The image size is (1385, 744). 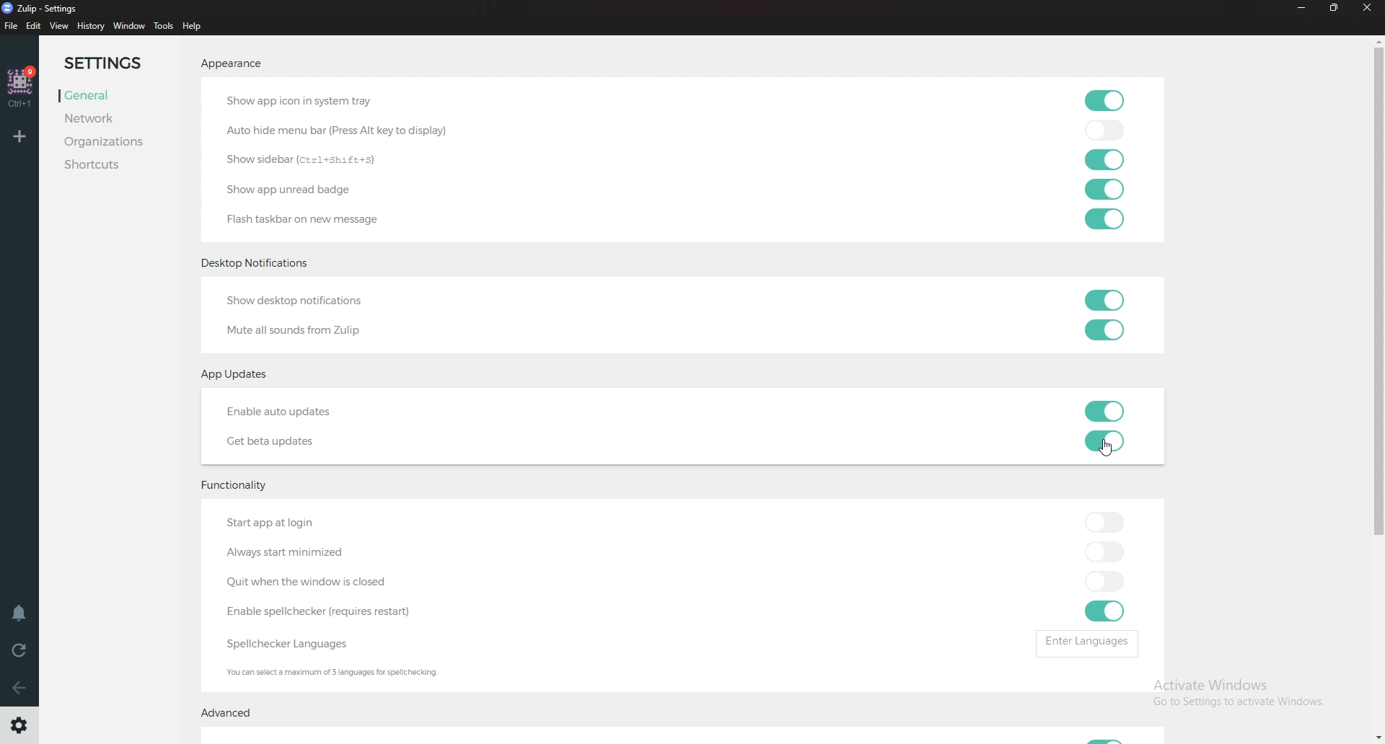 What do you see at coordinates (1105, 410) in the screenshot?
I see `toggle` at bounding box center [1105, 410].